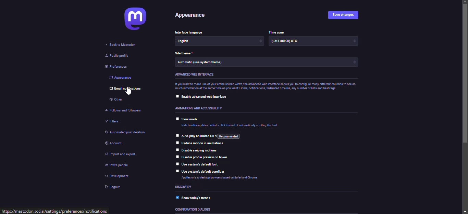 This screenshot has width=468, height=214. What do you see at coordinates (124, 111) in the screenshot?
I see `follows and followers` at bounding box center [124, 111].